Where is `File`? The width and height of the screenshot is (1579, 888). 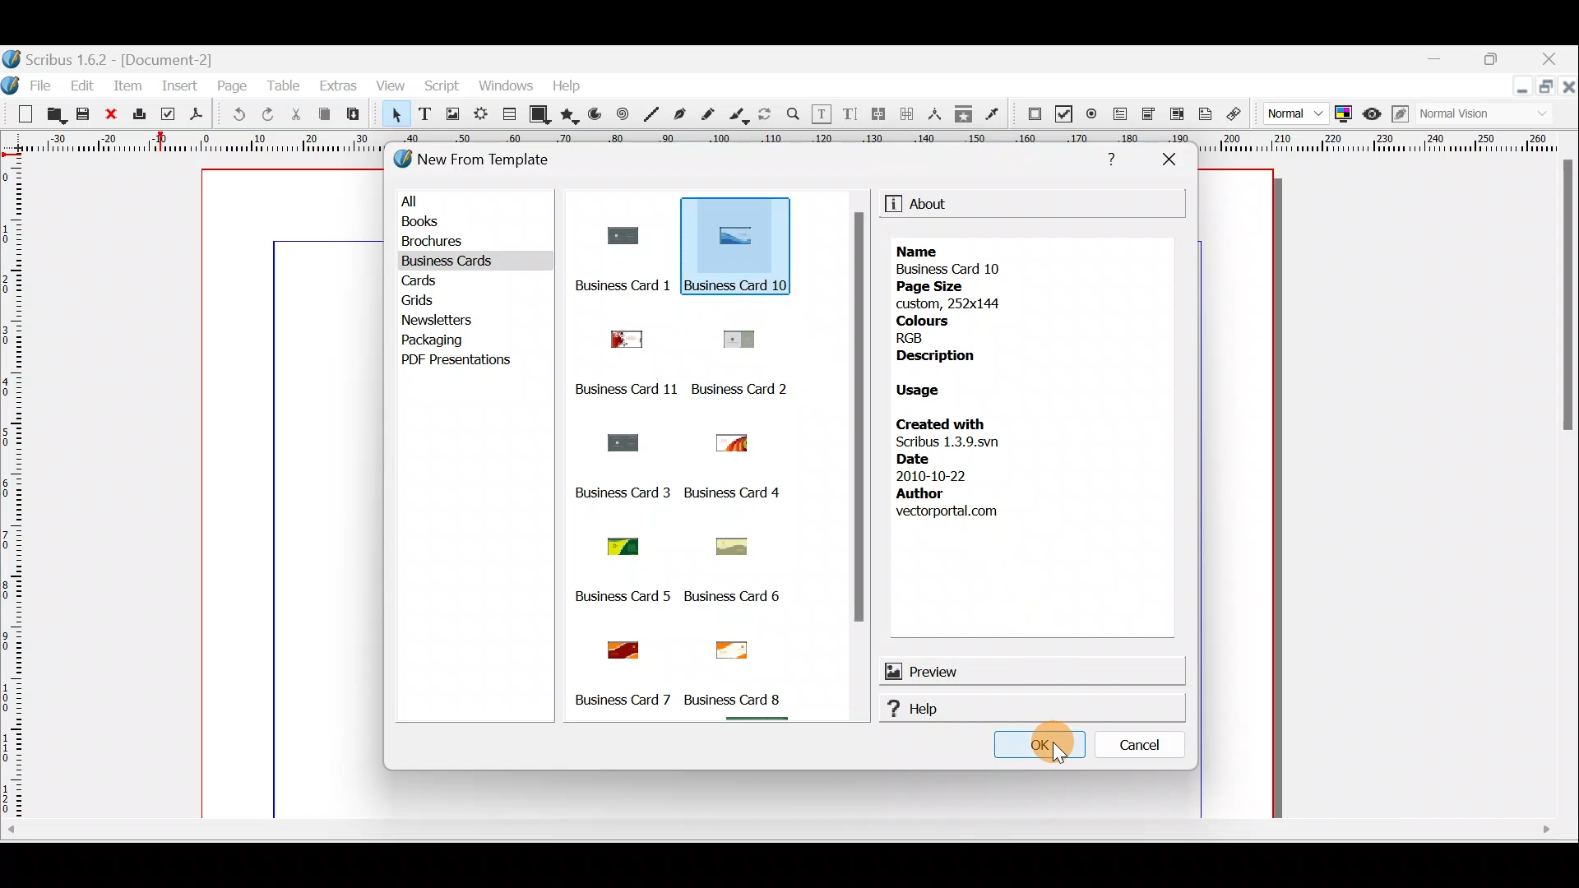
File is located at coordinates (29, 84).